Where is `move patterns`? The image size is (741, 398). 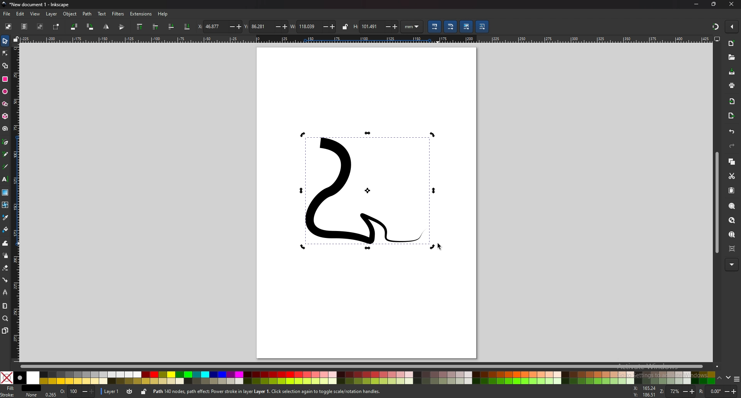 move patterns is located at coordinates (482, 27).